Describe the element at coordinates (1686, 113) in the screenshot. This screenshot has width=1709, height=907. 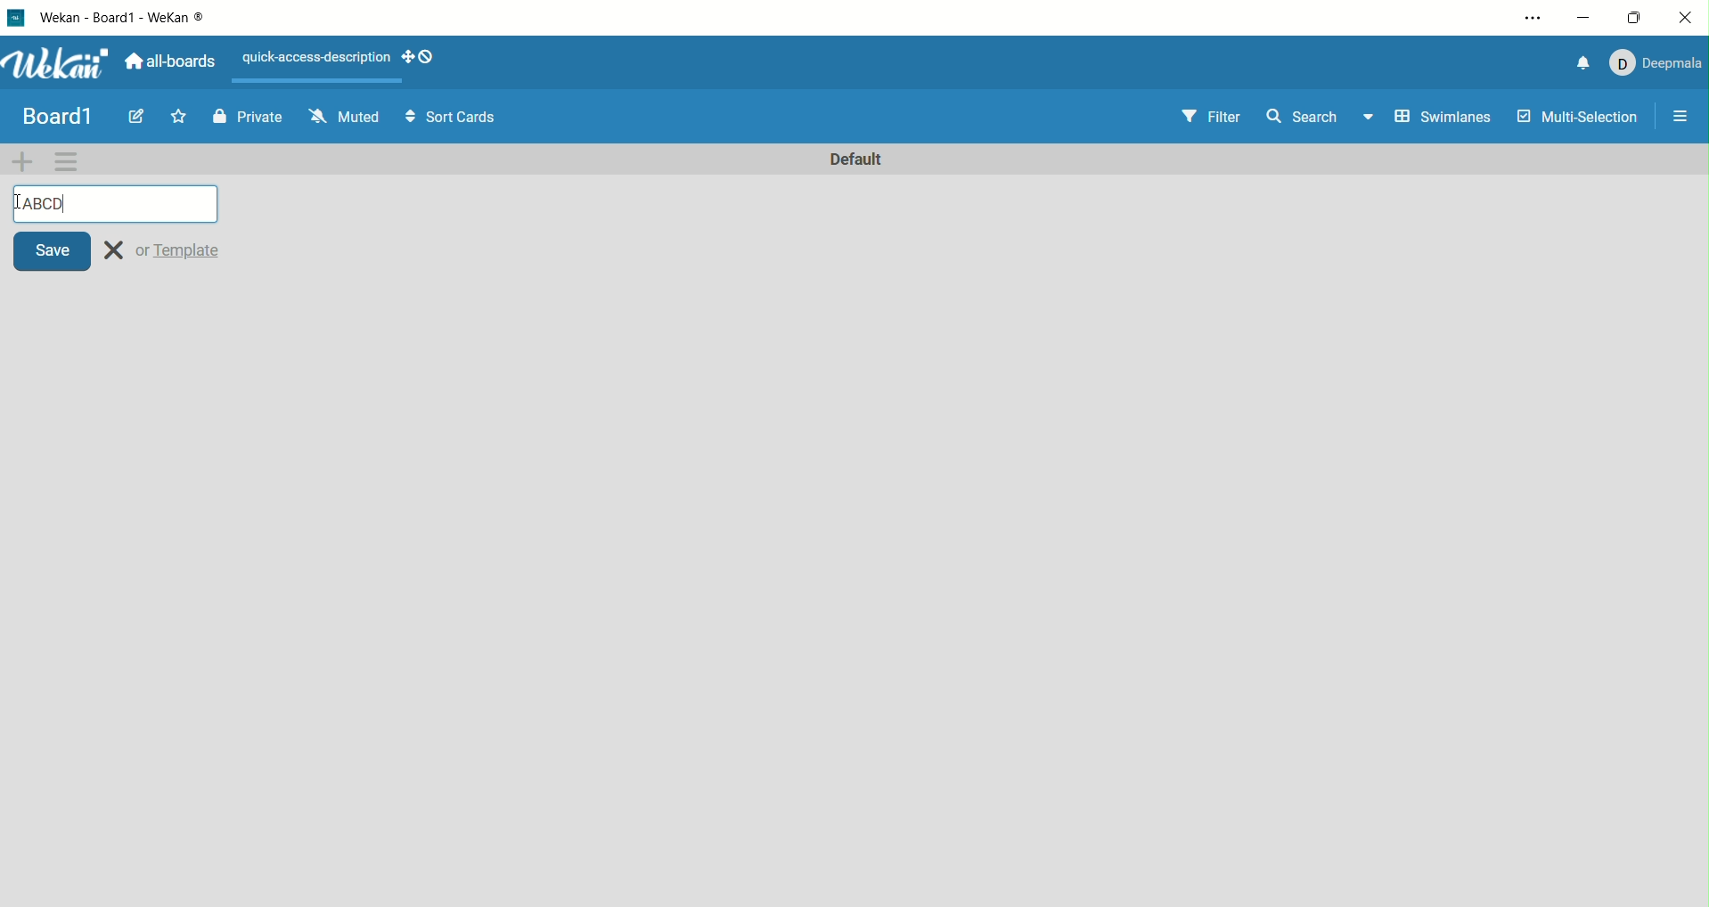
I see `open/close sidebar` at that location.